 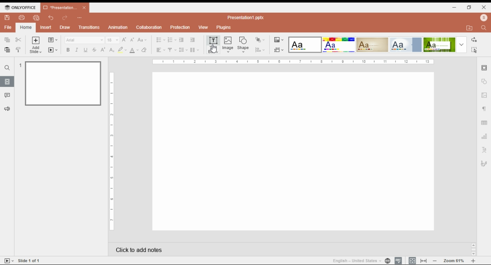 I want to click on *Presentation..., so click(x=58, y=7).